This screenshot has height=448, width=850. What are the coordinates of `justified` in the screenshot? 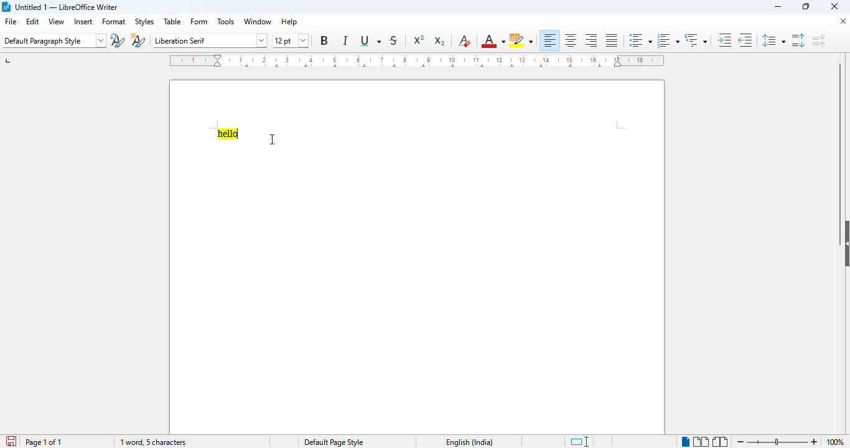 It's located at (612, 40).